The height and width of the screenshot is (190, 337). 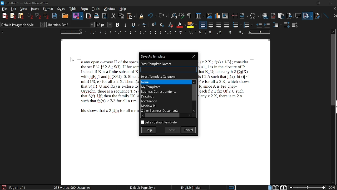 I want to click on Save Files, so click(x=22, y=16).